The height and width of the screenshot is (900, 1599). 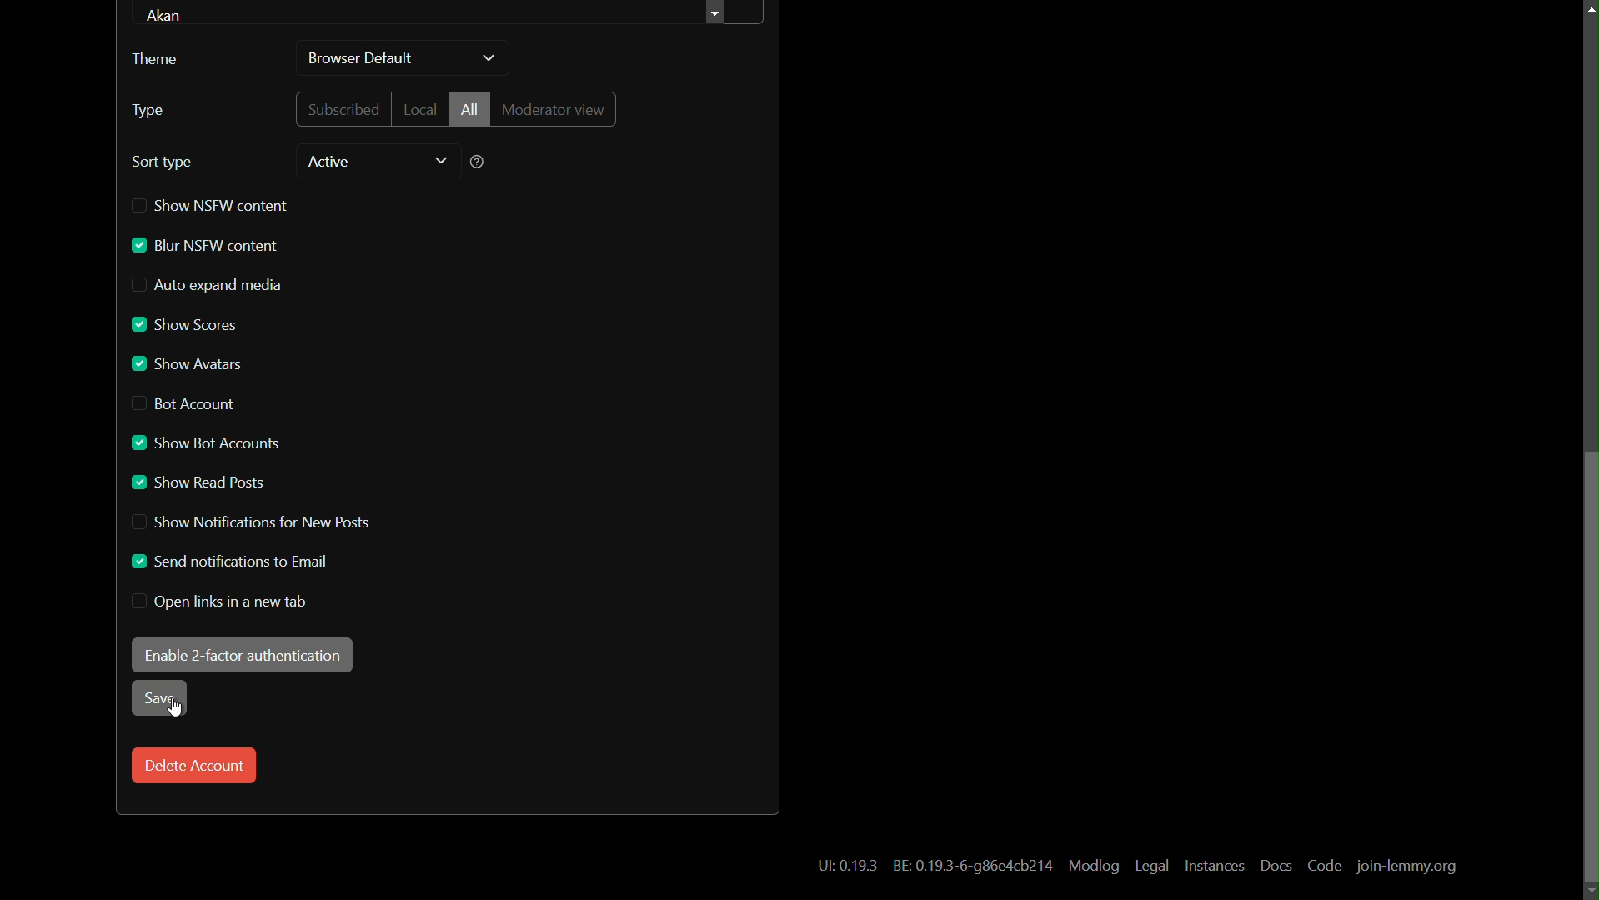 I want to click on show notifications for new posts, so click(x=249, y=522).